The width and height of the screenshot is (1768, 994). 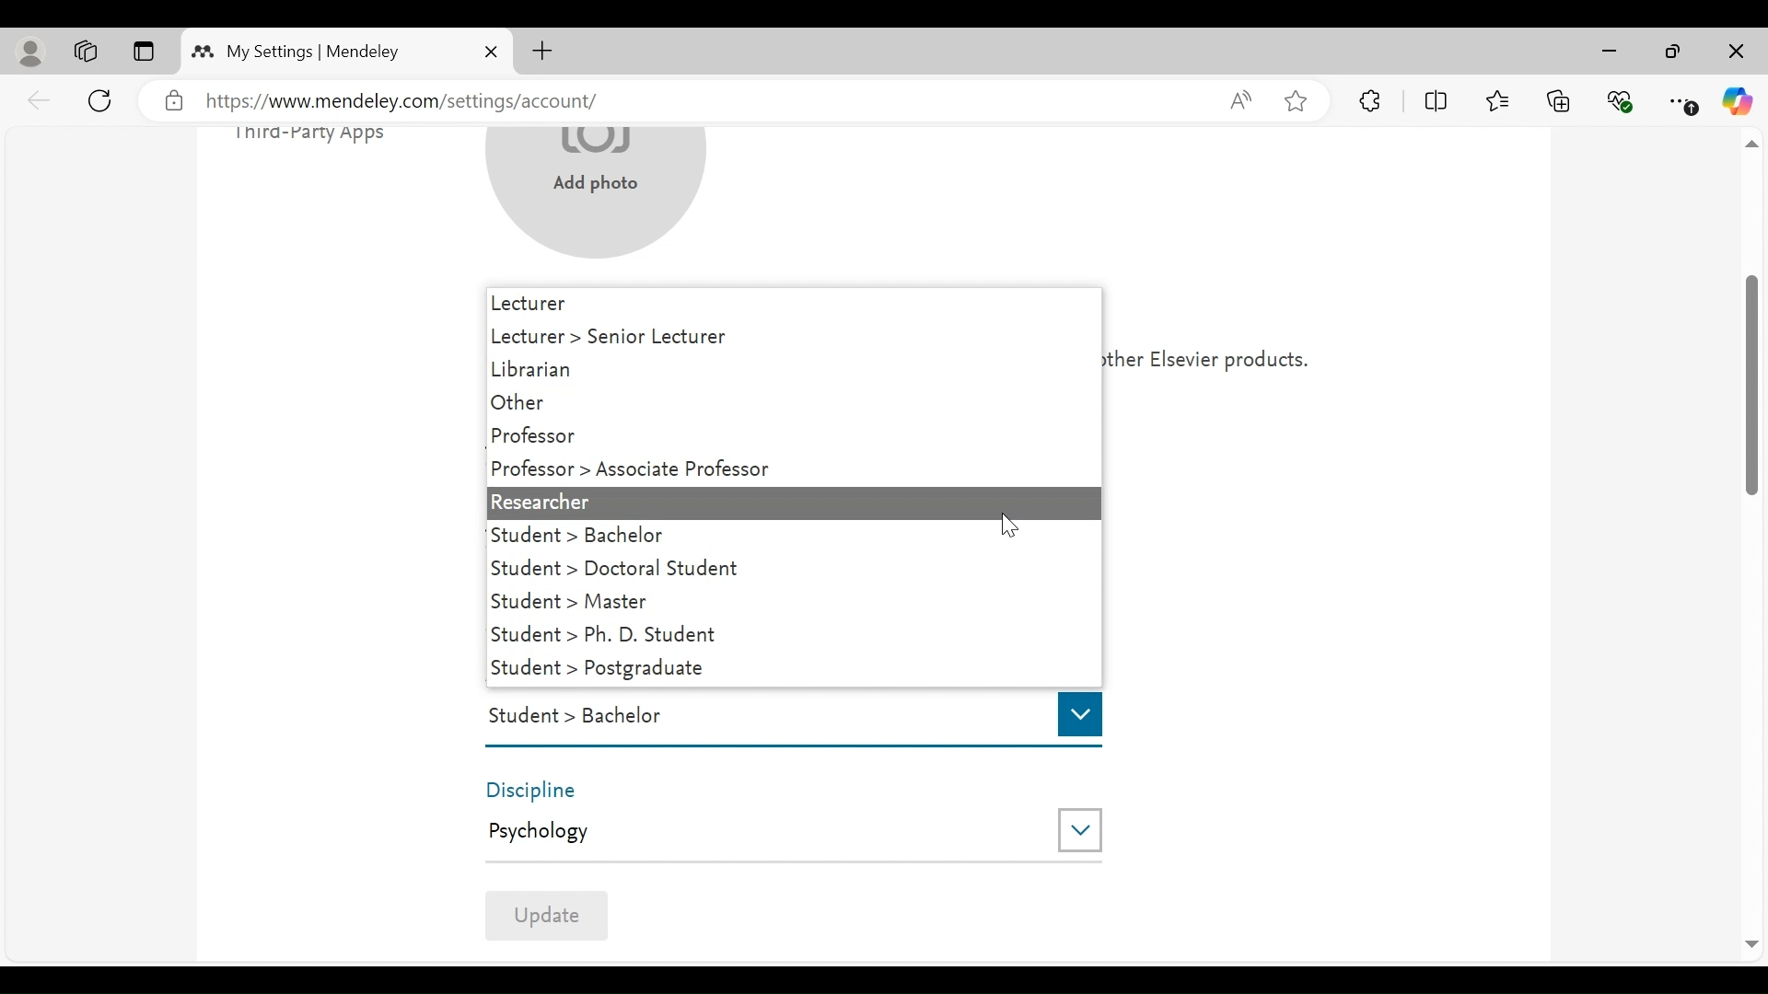 What do you see at coordinates (1673, 53) in the screenshot?
I see `Maximize` at bounding box center [1673, 53].